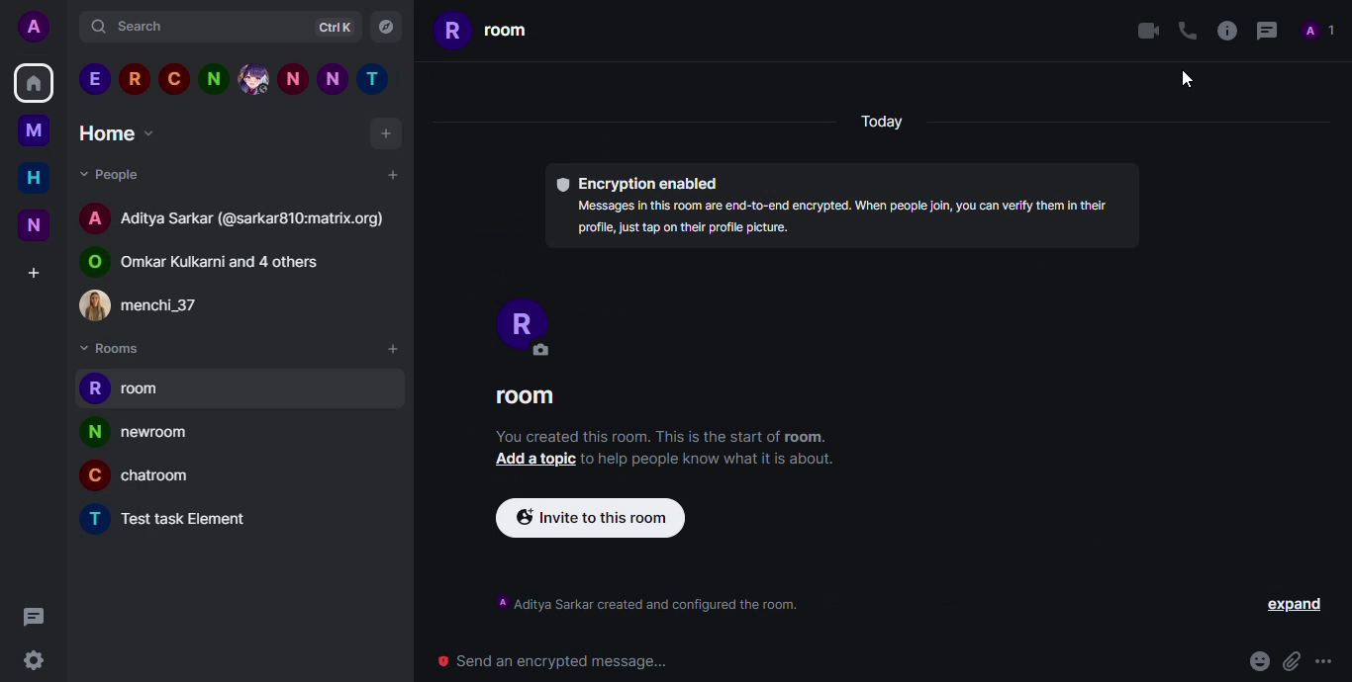  Describe the element at coordinates (255, 221) in the screenshot. I see `people` at that location.